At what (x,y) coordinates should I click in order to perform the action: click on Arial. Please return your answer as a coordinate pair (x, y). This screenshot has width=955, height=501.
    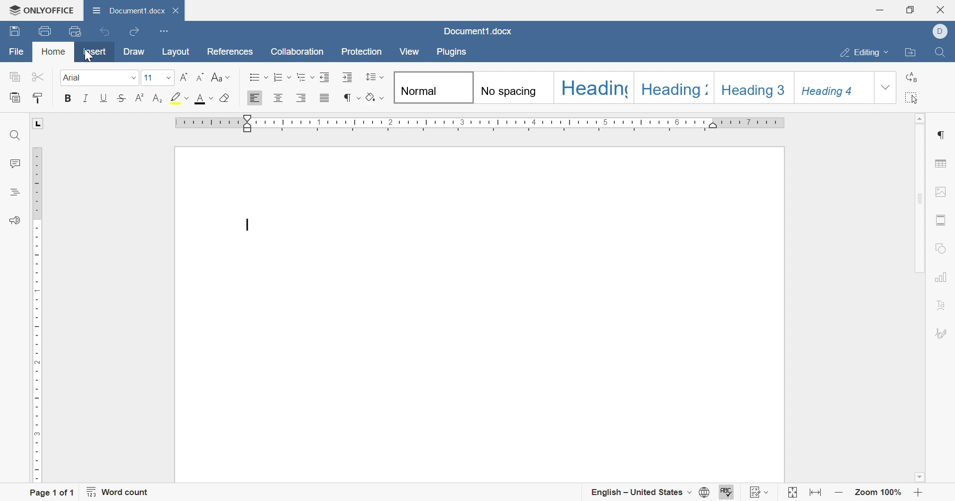
    Looking at the image, I should click on (79, 80).